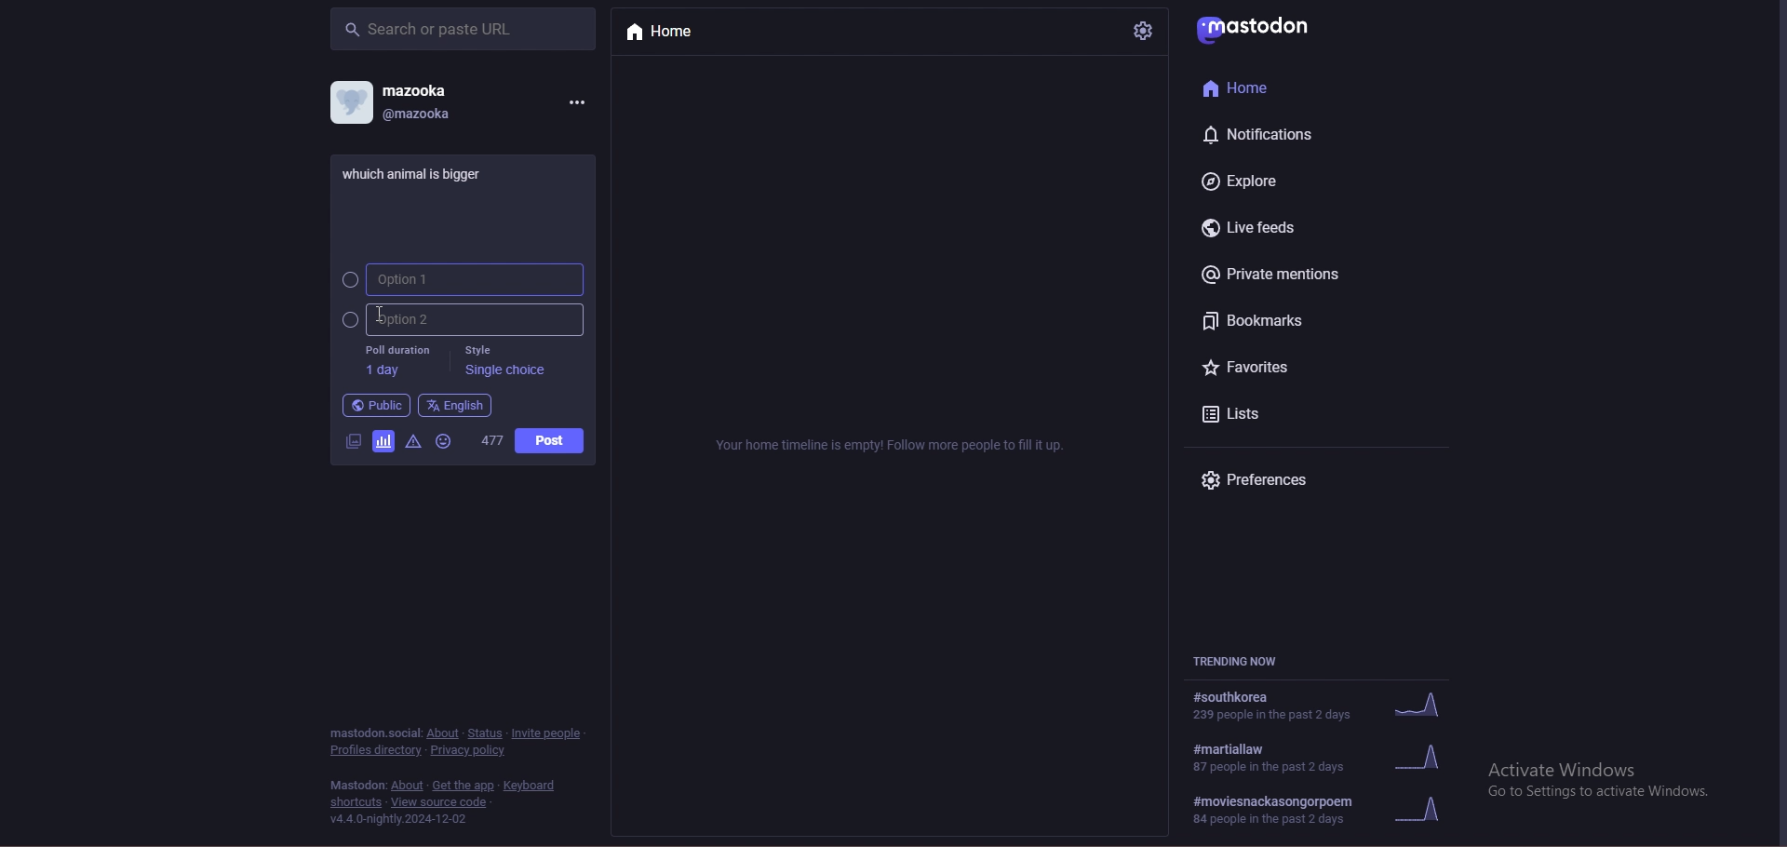  Describe the element at coordinates (351, 442) in the screenshot. I see `image` at that location.